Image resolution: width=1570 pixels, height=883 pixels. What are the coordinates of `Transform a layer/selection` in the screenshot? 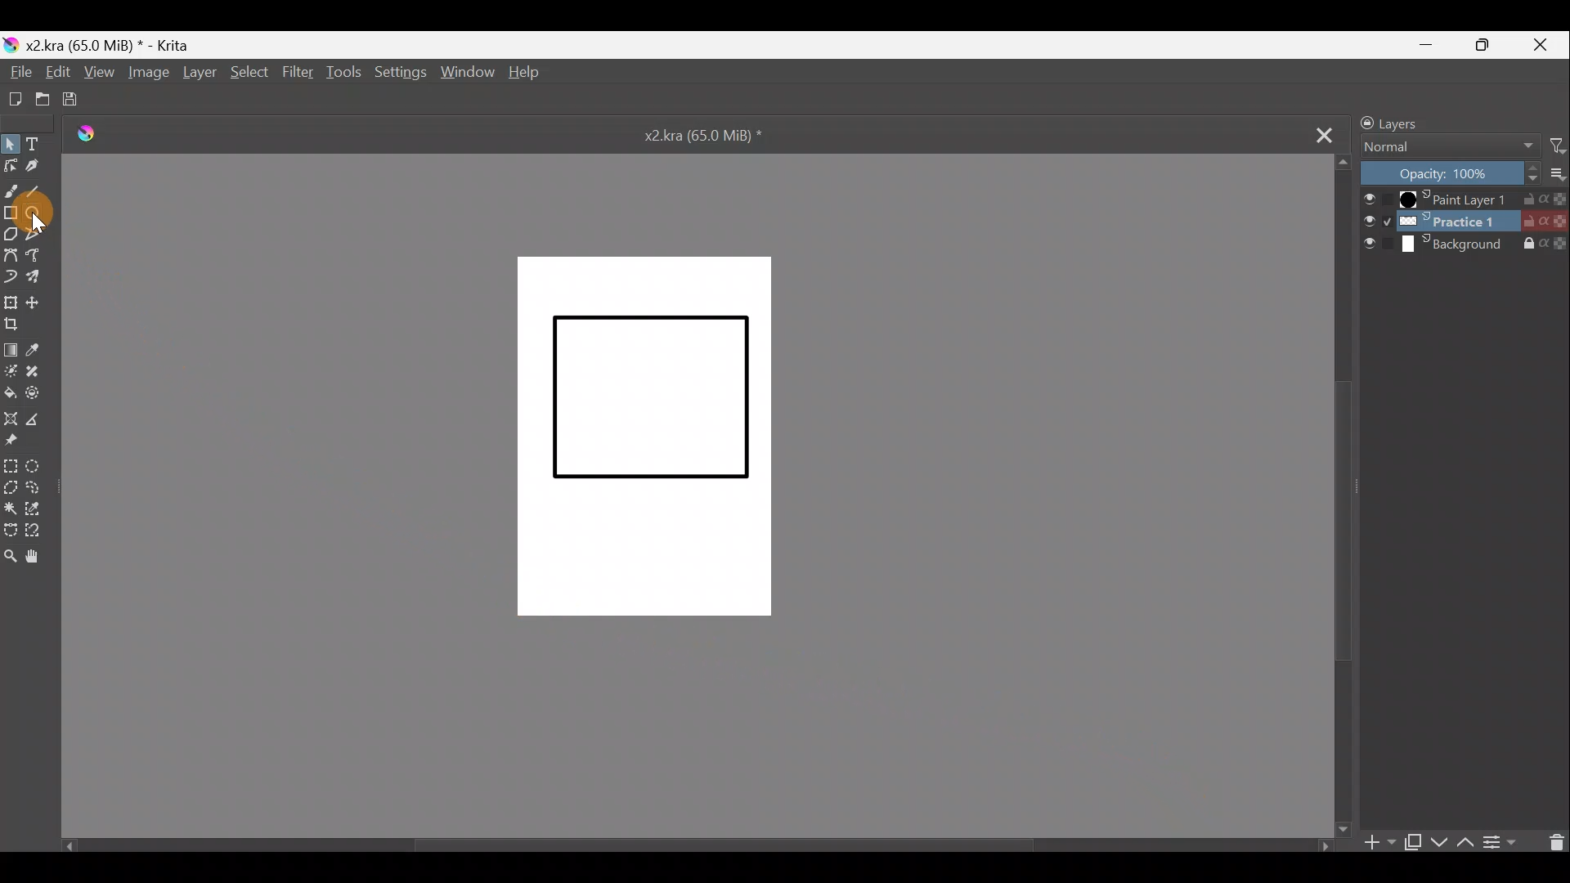 It's located at (13, 302).